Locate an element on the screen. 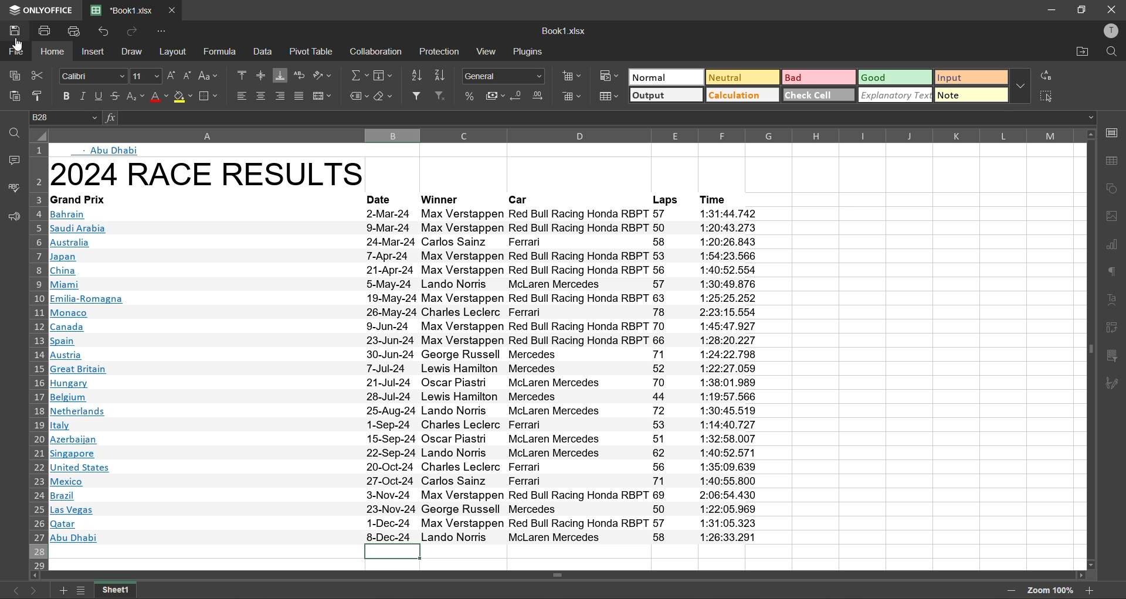  align left is located at coordinates (242, 96).